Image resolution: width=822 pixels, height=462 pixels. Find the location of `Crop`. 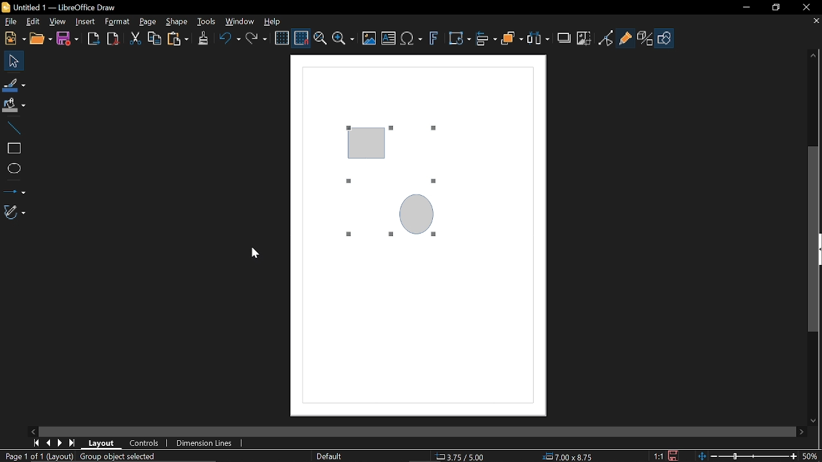

Crop is located at coordinates (584, 39).